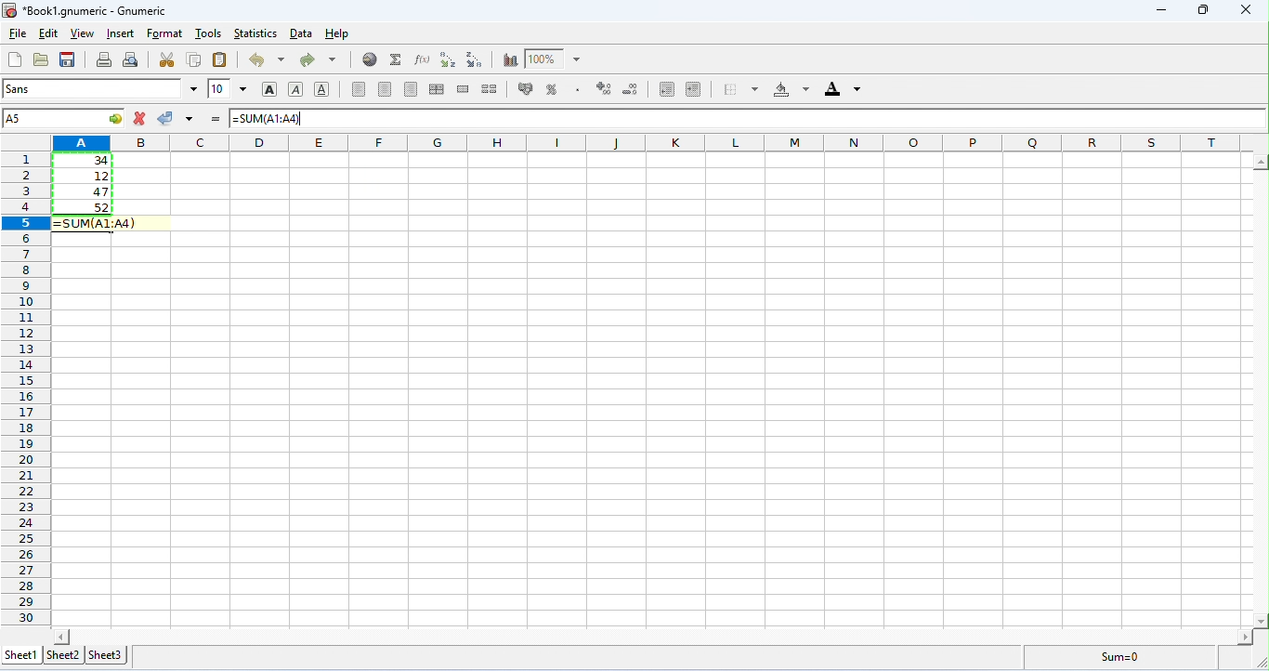 This screenshot has height=671, width=1269. I want to click on format as currency, so click(527, 87).